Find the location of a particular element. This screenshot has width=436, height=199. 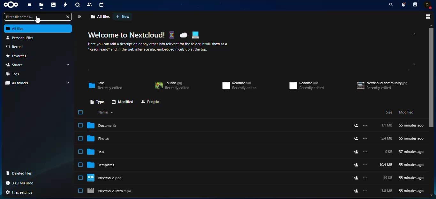

nextcloud logo is located at coordinates (11, 5).